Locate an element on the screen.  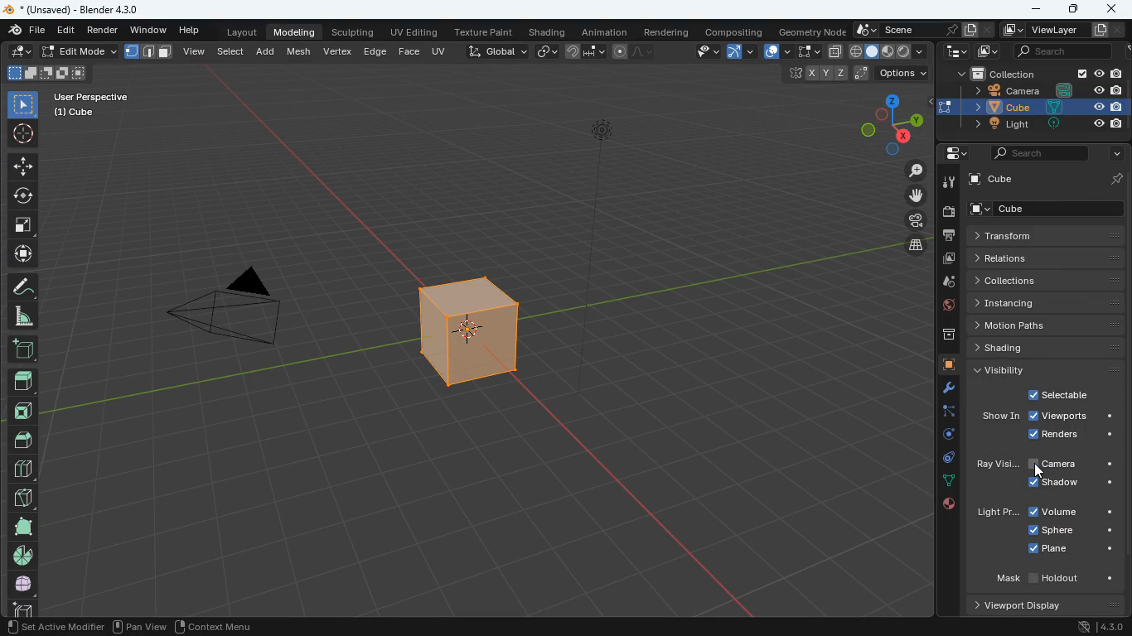
mask is located at coordinates (1053, 577).